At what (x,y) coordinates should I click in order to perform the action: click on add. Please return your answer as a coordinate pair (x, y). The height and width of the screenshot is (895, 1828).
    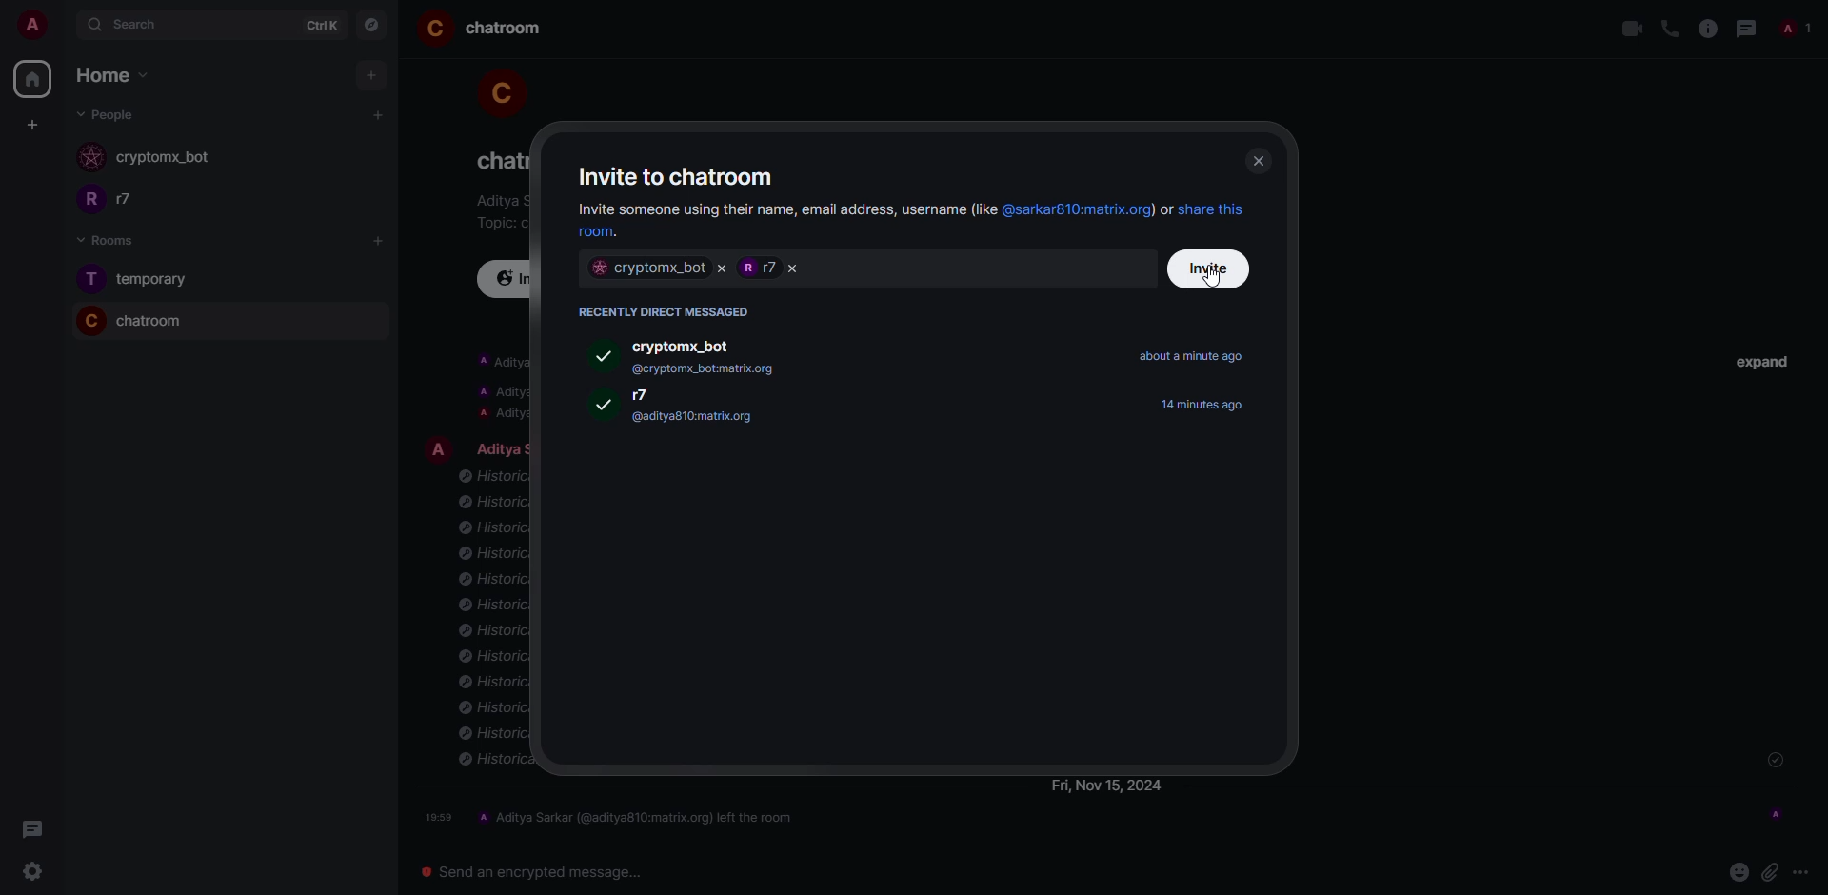
    Looking at the image, I should click on (380, 114).